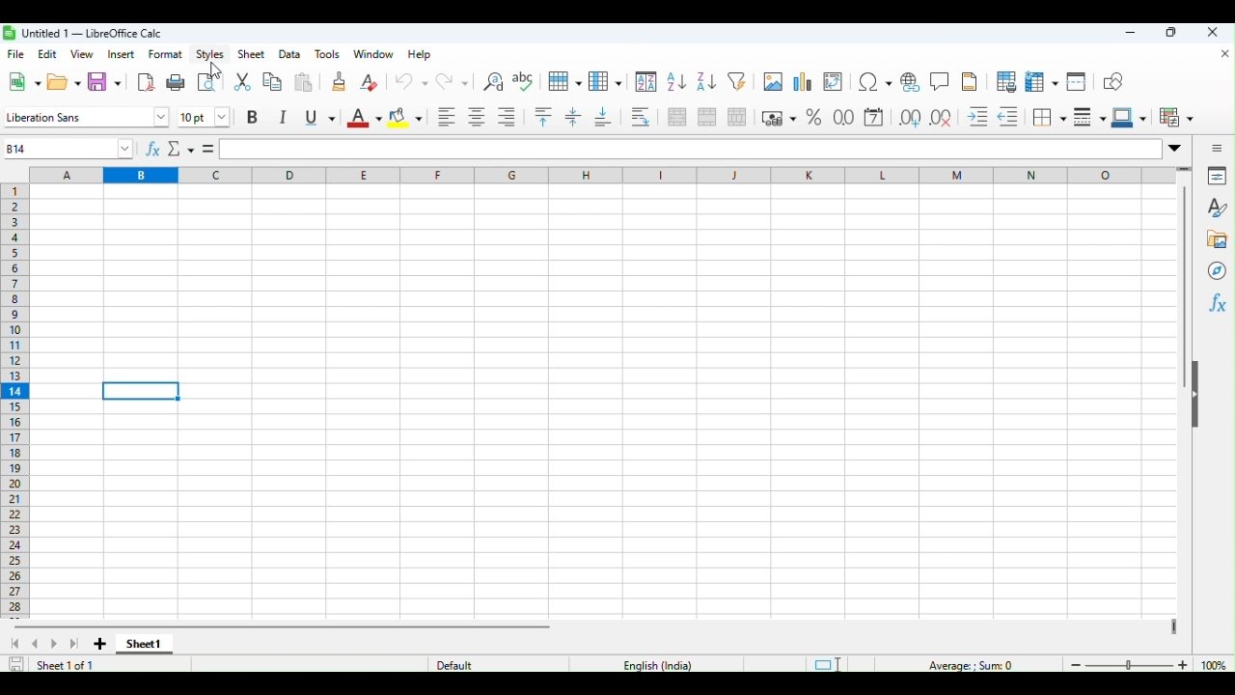  I want to click on Sheet, so click(253, 53).